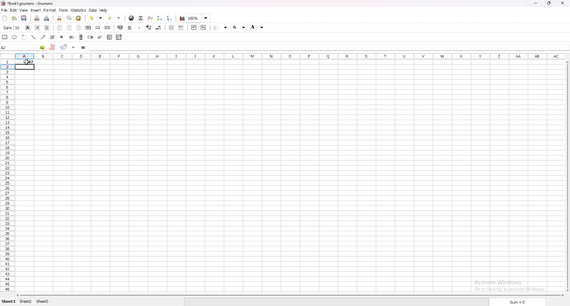 The image size is (570, 306). What do you see at coordinates (24, 37) in the screenshot?
I see `frame` at bounding box center [24, 37].